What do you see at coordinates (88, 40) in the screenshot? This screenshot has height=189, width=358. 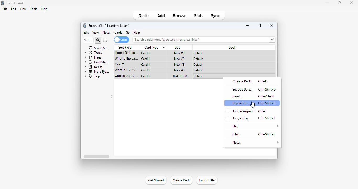 I see `sidebar filter` at bounding box center [88, 40].